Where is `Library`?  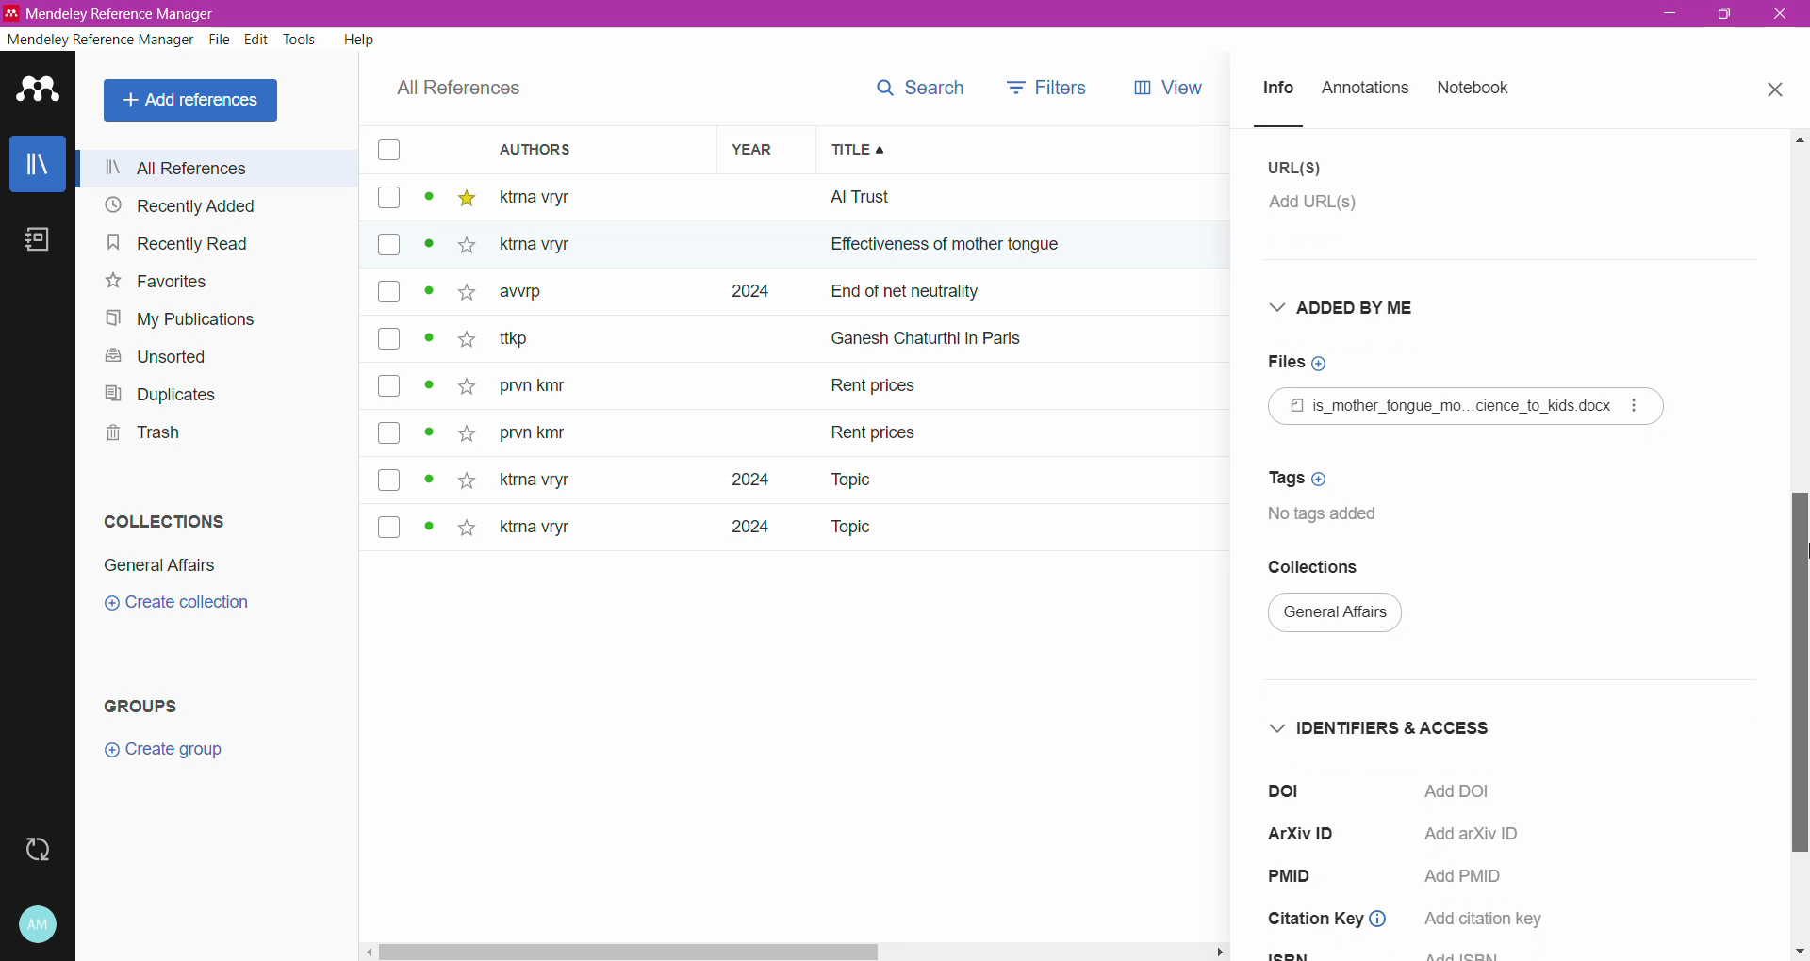 Library is located at coordinates (37, 163).